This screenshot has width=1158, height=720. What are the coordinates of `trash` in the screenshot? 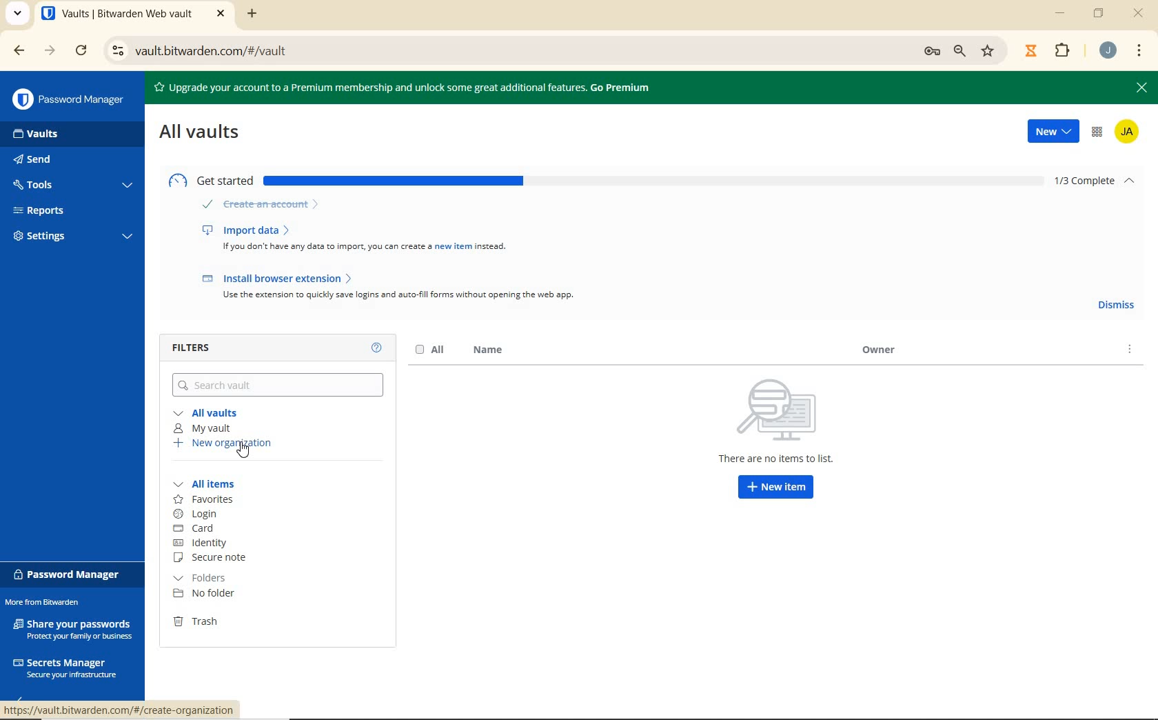 It's located at (203, 621).